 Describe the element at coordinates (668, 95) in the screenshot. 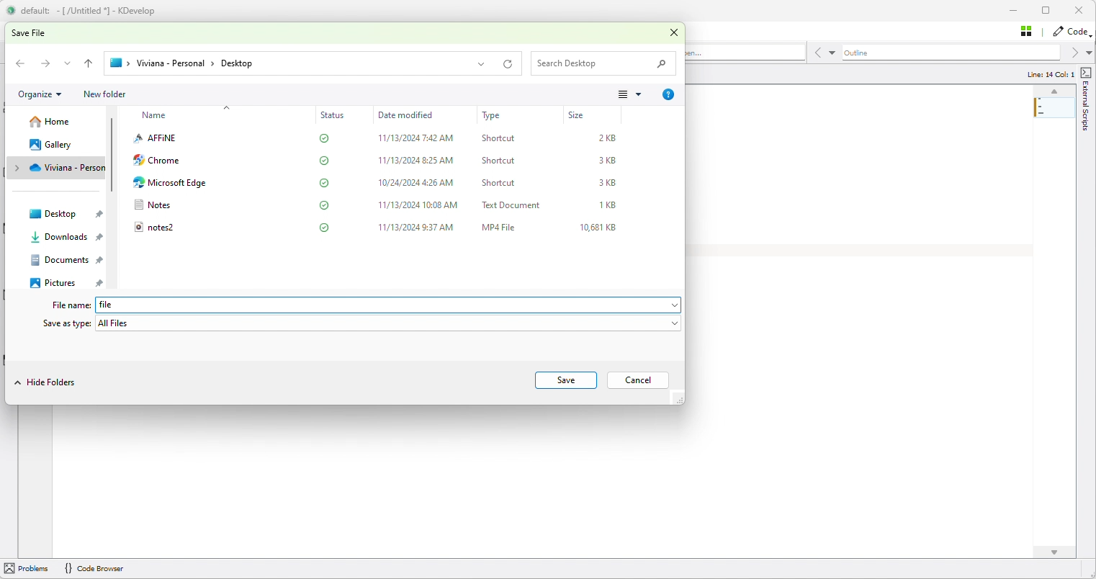

I see `Info` at that location.